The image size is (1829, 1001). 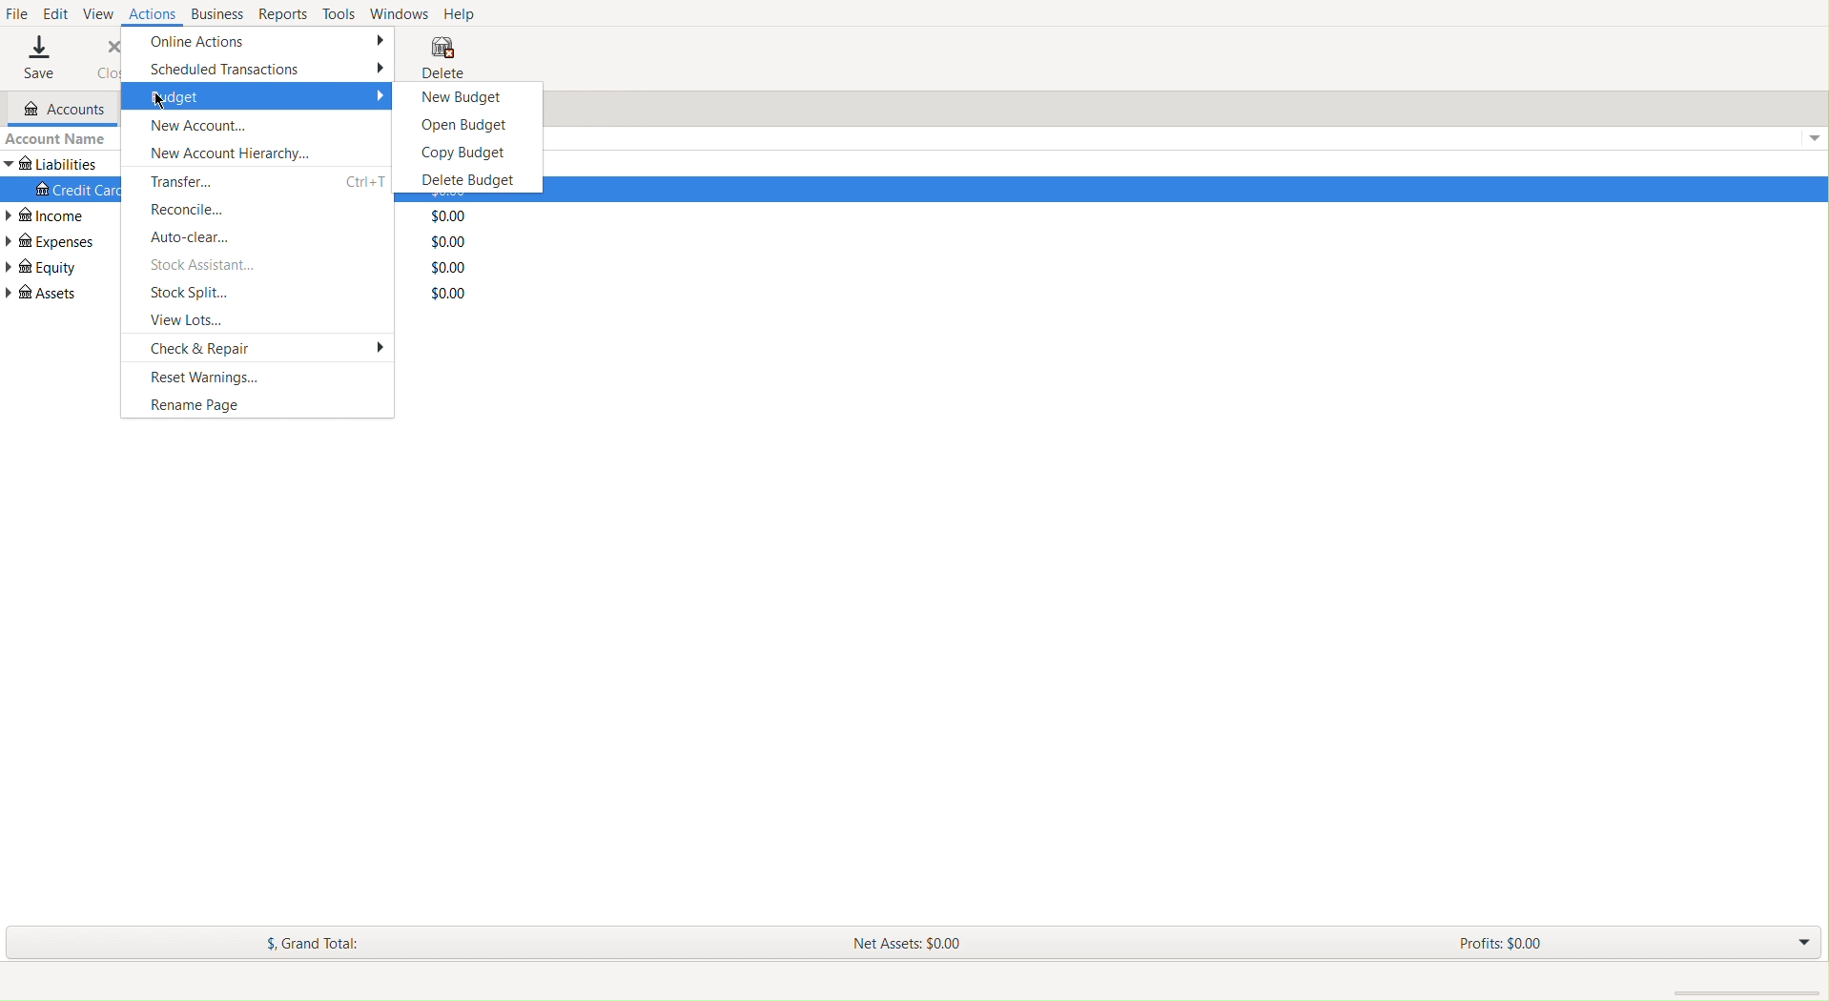 I want to click on Accounts, so click(x=56, y=110).